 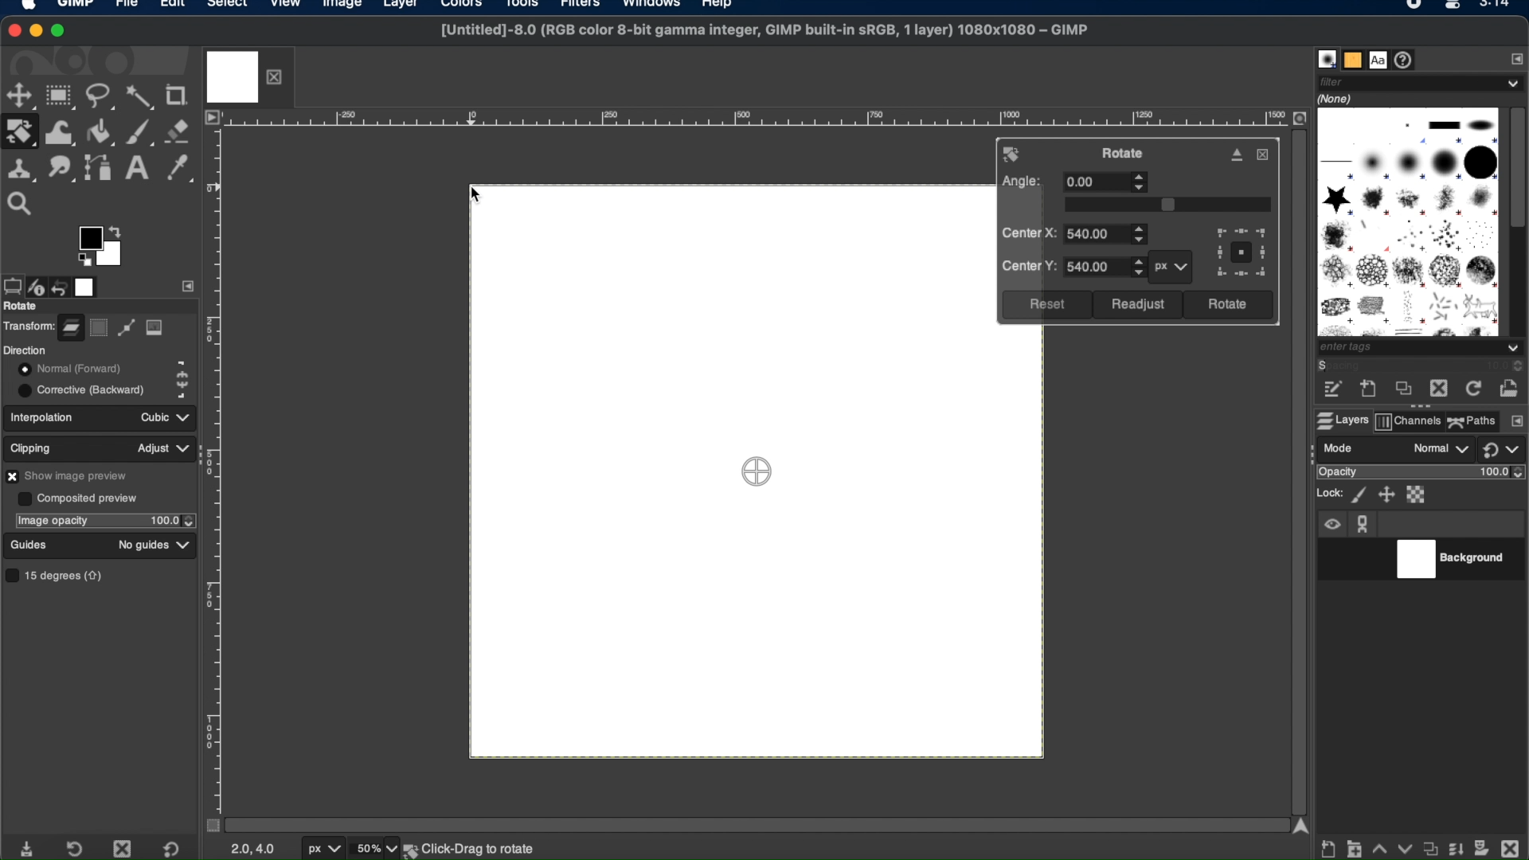 What do you see at coordinates (1352, 59) in the screenshot?
I see `patterns` at bounding box center [1352, 59].